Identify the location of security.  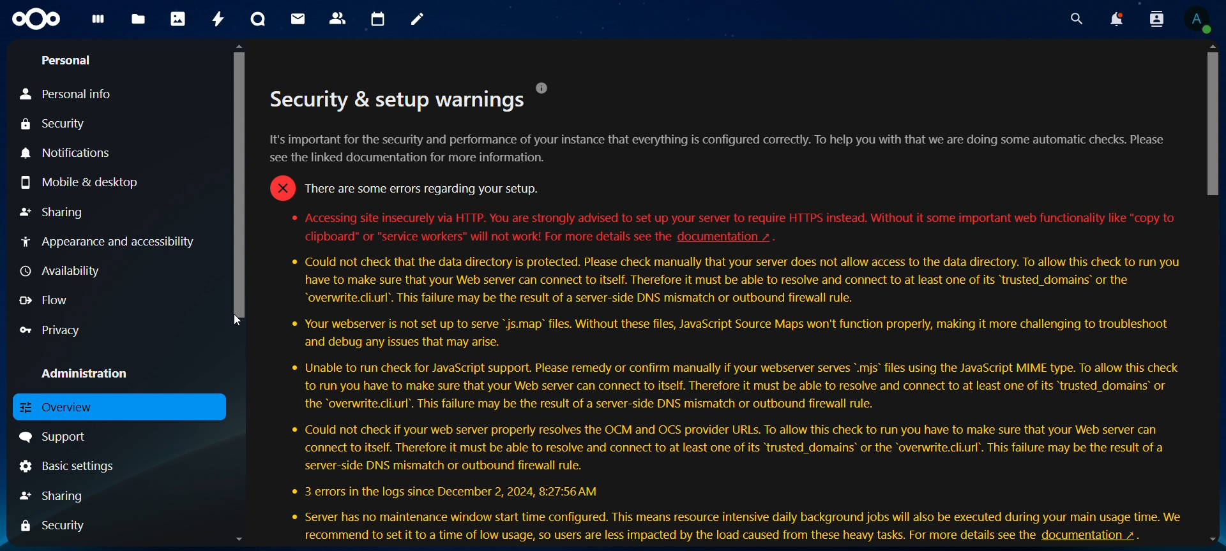
(57, 527).